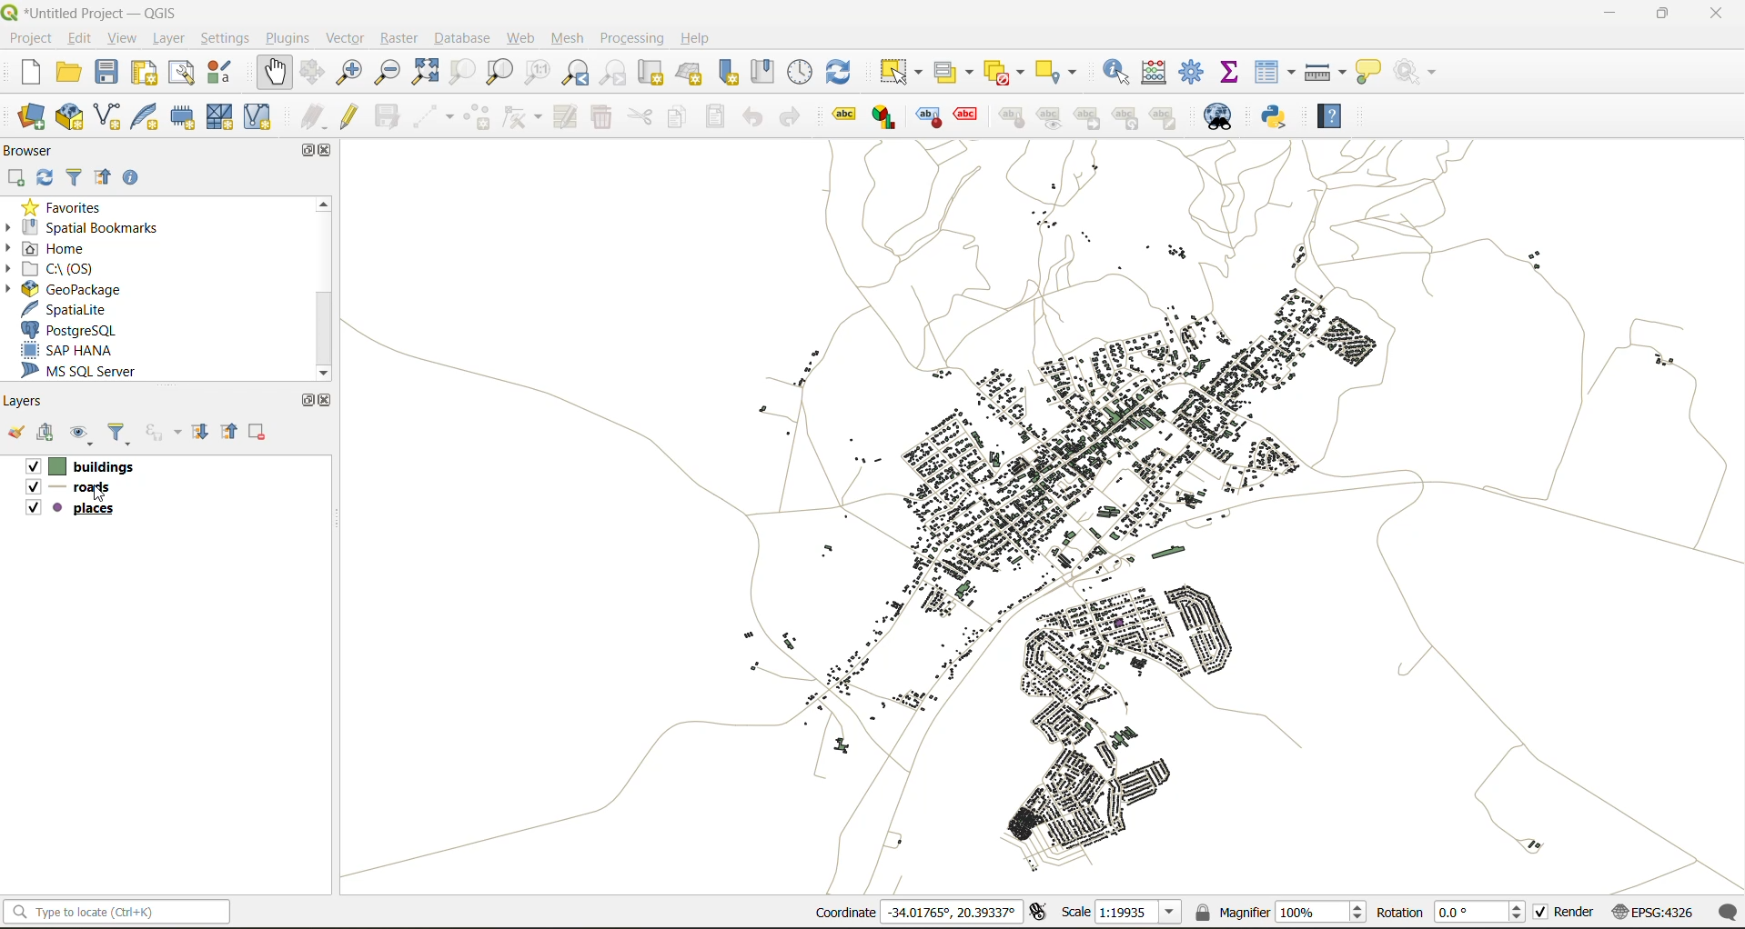  I want to click on undo, so click(756, 117).